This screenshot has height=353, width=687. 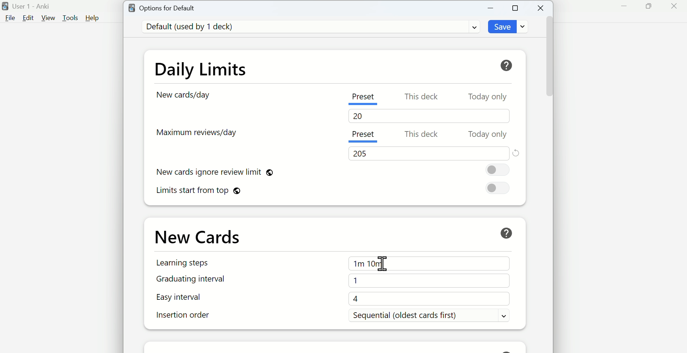 What do you see at coordinates (675, 7) in the screenshot?
I see `Close` at bounding box center [675, 7].